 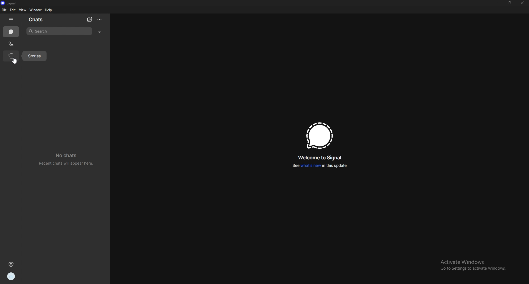 What do you see at coordinates (23, 10) in the screenshot?
I see `view` at bounding box center [23, 10].